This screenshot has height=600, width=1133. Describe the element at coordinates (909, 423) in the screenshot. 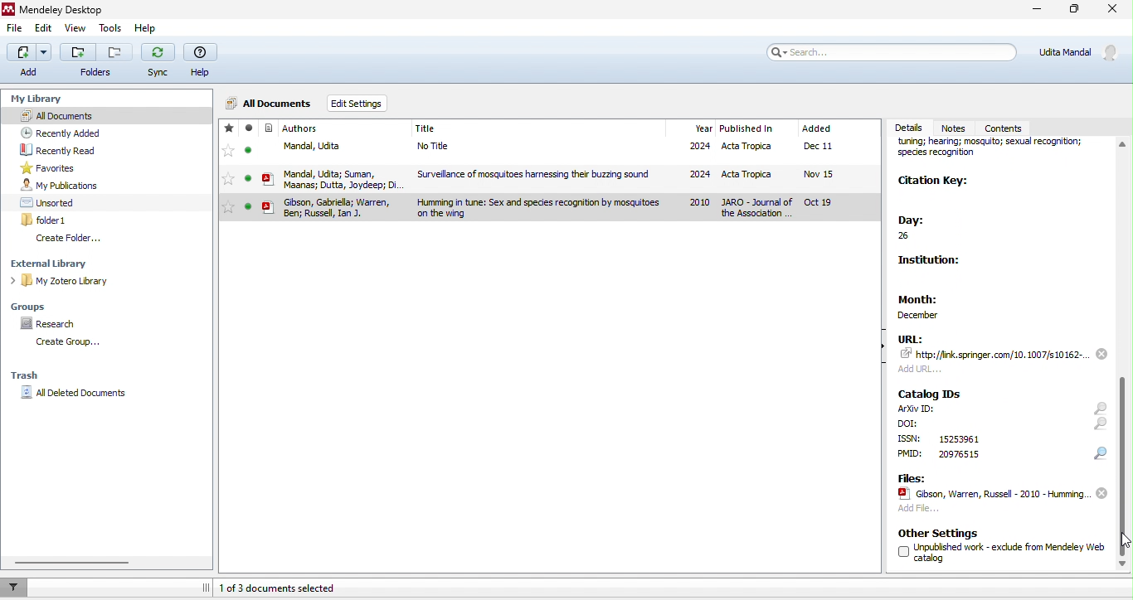

I see `text` at that location.